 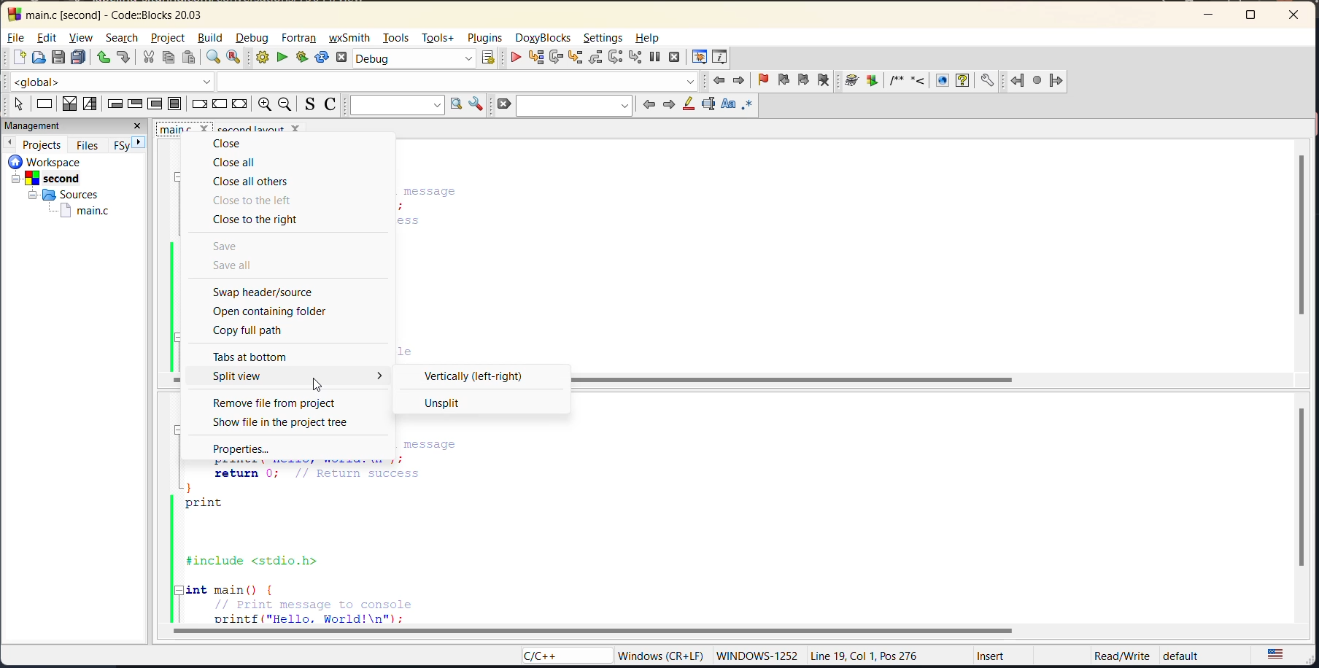 I want to click on break debugger, so click(x=654, y=58).